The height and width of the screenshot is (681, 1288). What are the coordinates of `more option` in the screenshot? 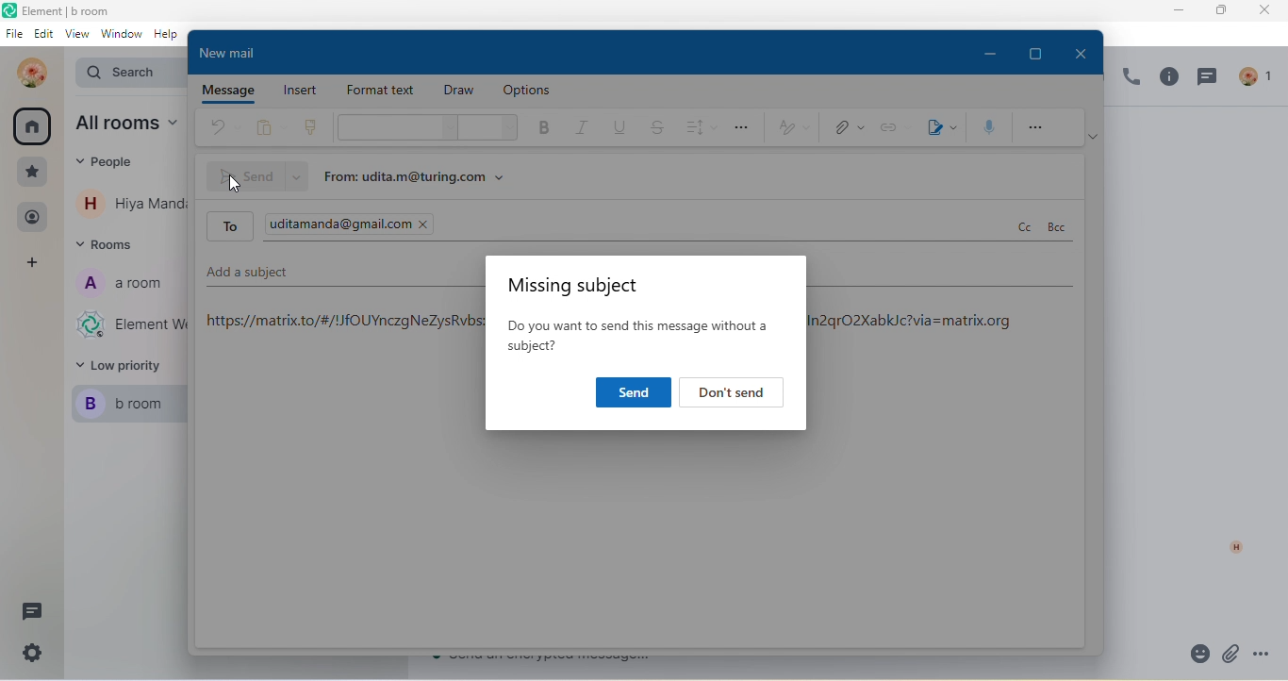 It's located at (1037, 127).